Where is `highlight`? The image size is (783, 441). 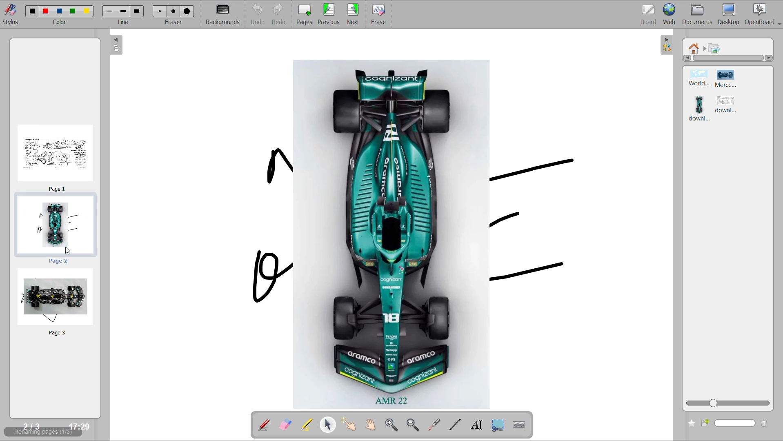
highlight is located at coordinates (305, 424).